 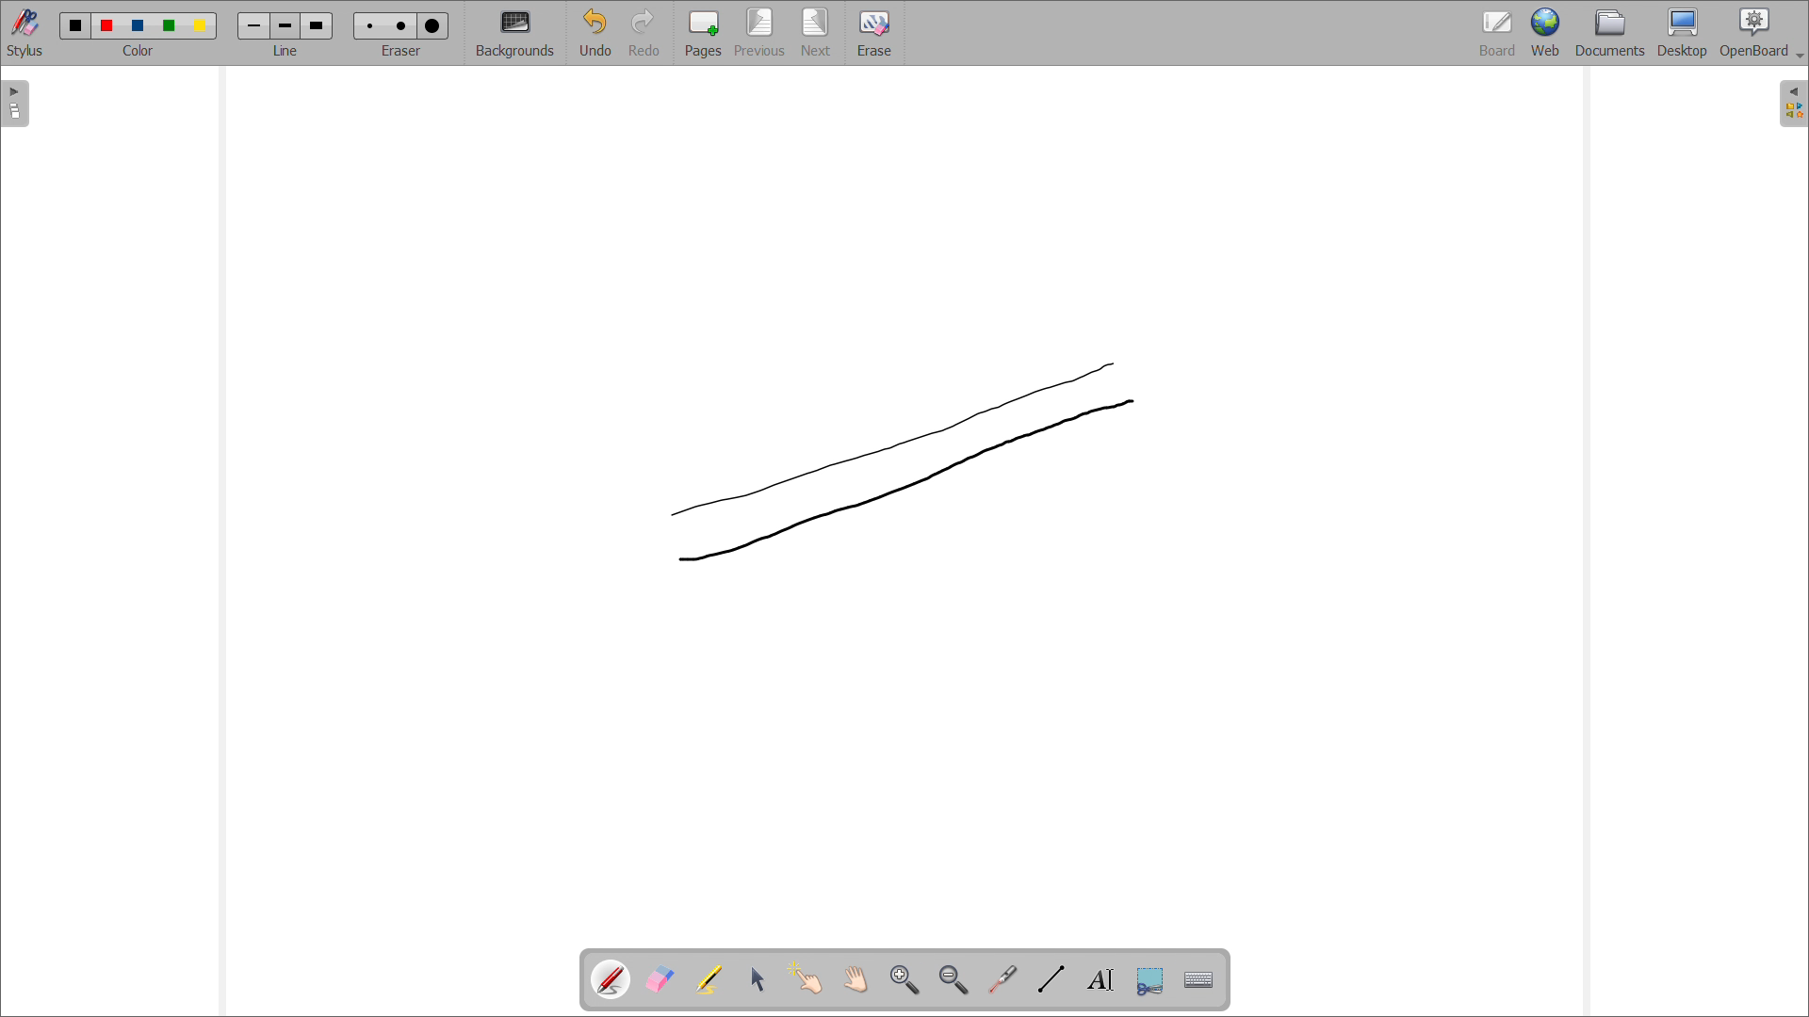 I want to click on draw text, so click(x=1102, y=980).